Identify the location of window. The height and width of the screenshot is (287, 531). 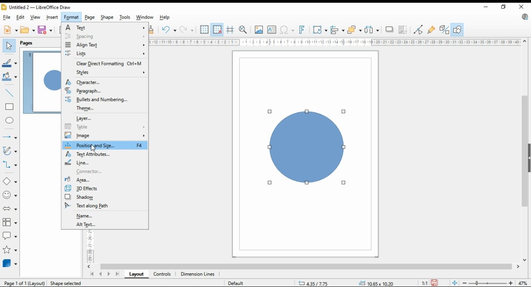
(145, 17).